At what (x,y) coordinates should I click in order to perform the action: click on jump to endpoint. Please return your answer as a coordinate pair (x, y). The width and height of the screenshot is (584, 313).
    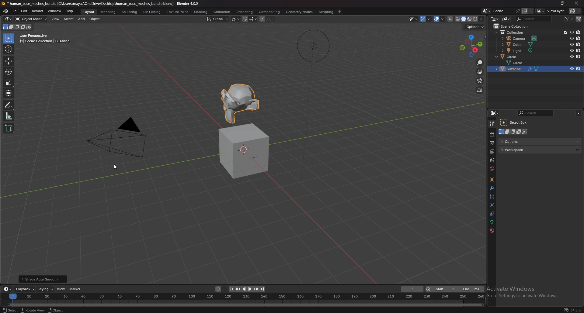
    Looking at the image, I should click on (230, 288).